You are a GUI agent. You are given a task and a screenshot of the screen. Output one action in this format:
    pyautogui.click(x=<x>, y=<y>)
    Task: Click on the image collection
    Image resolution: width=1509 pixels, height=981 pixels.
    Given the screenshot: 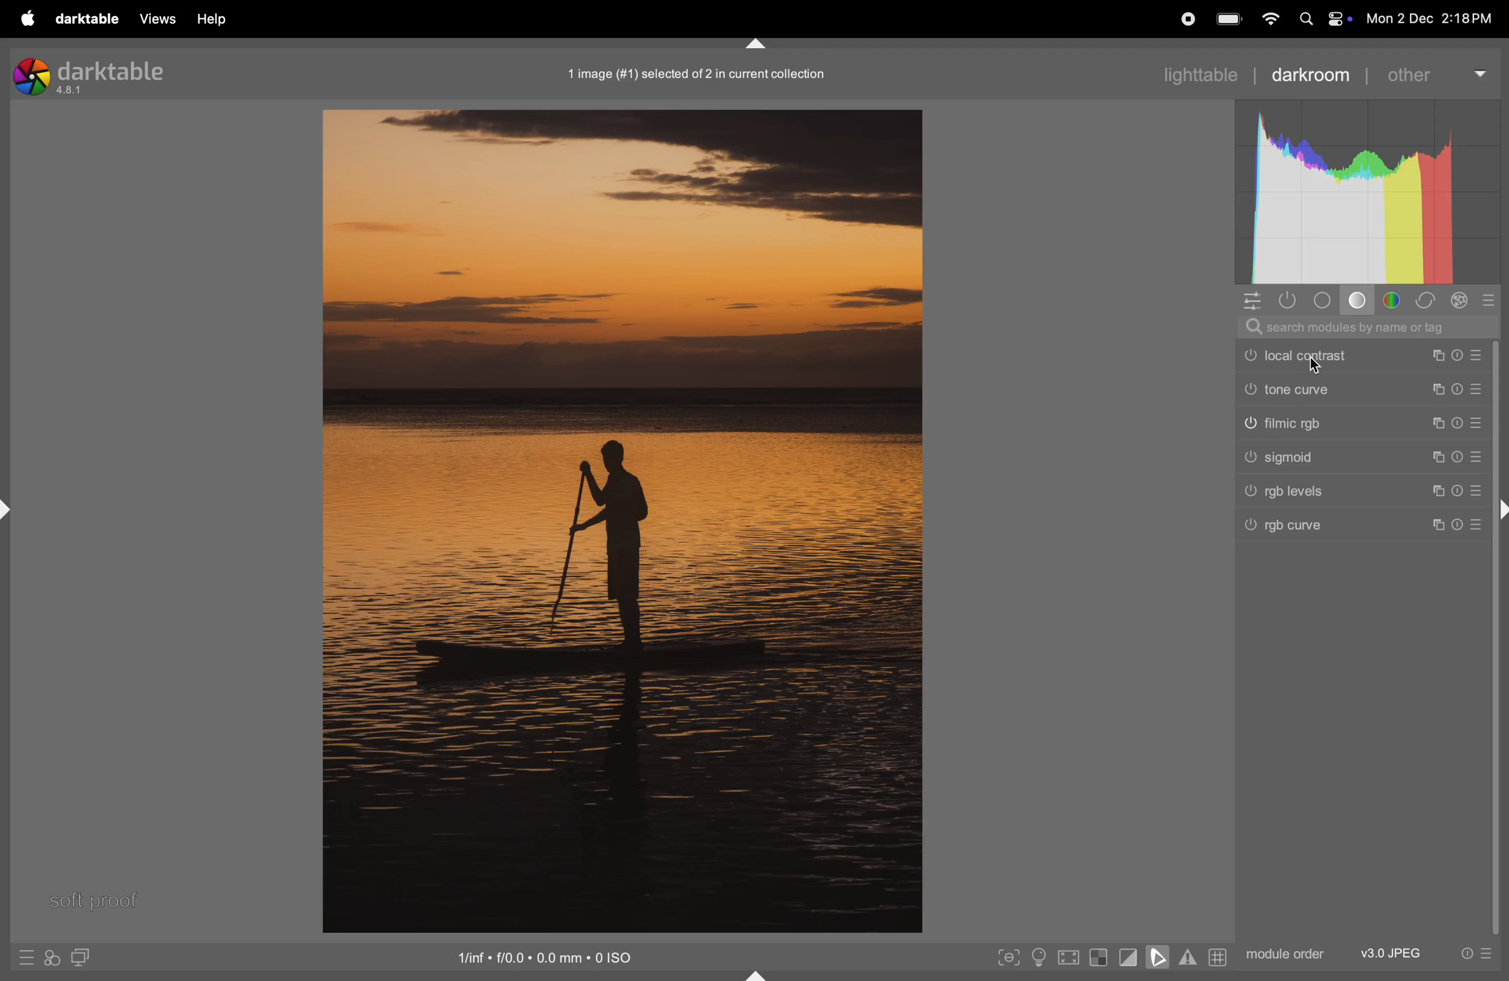 What is the action you would take?
    pyautogui.click(x=697, y=74)
    